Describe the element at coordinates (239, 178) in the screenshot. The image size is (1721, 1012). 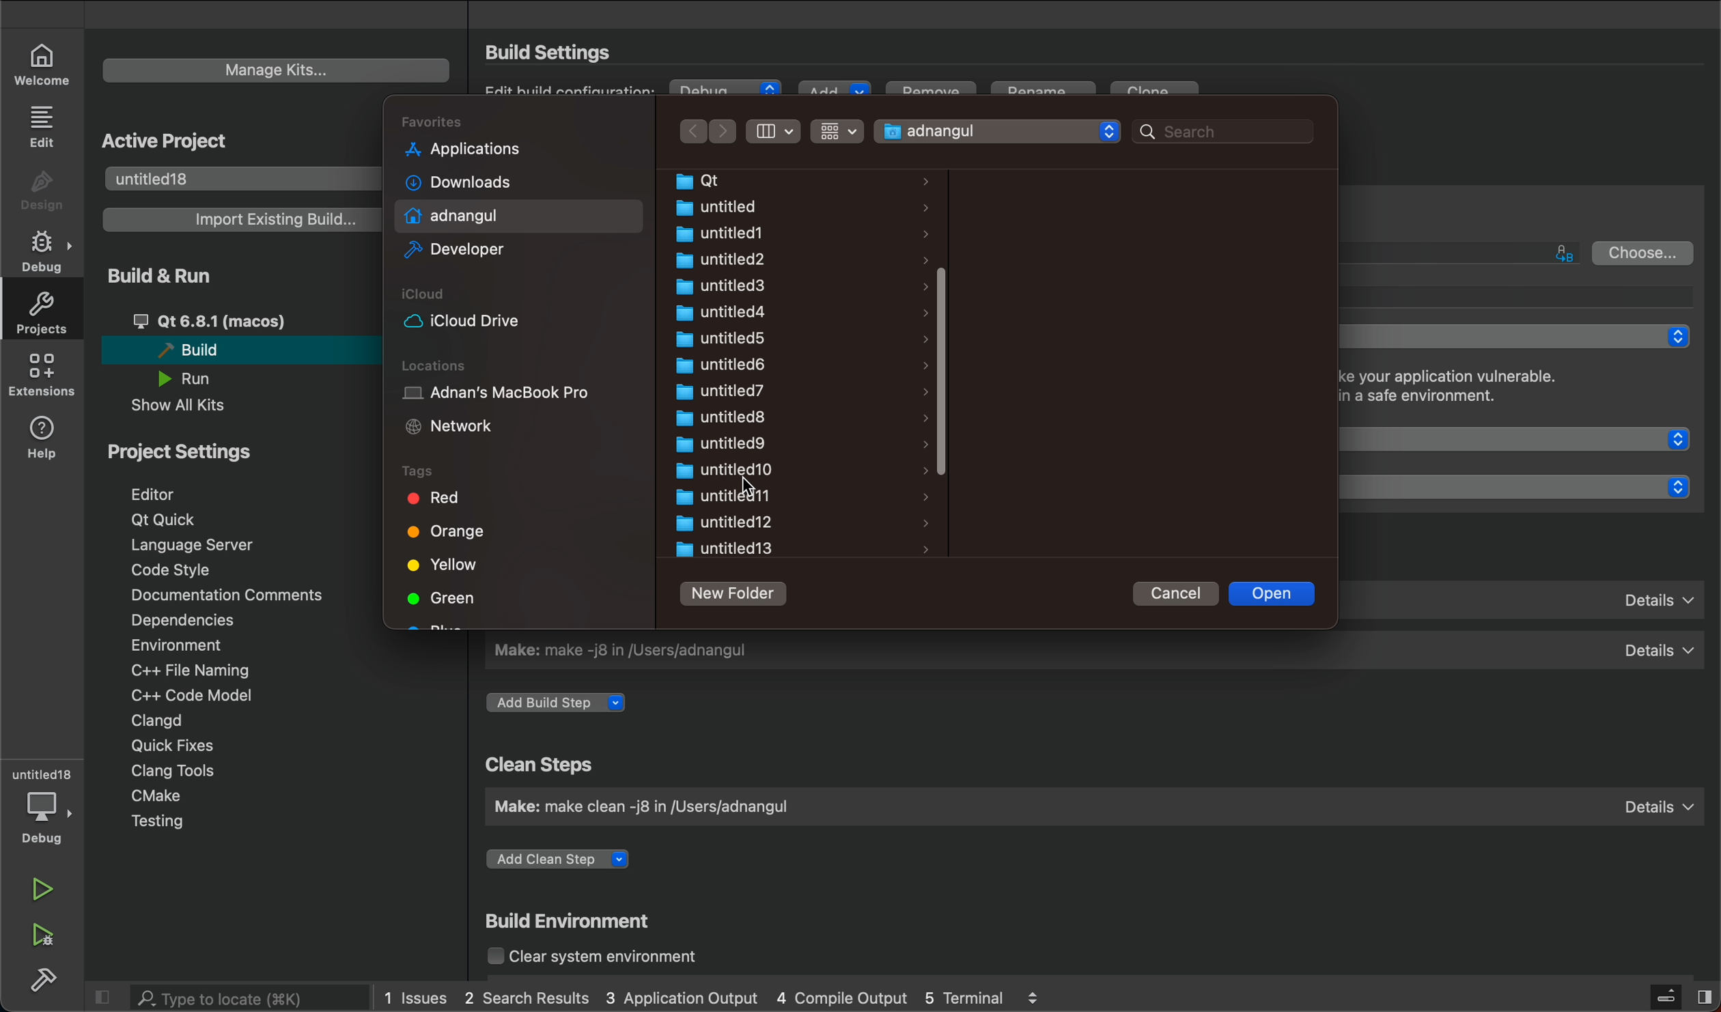
I see `untitled18` at that location.